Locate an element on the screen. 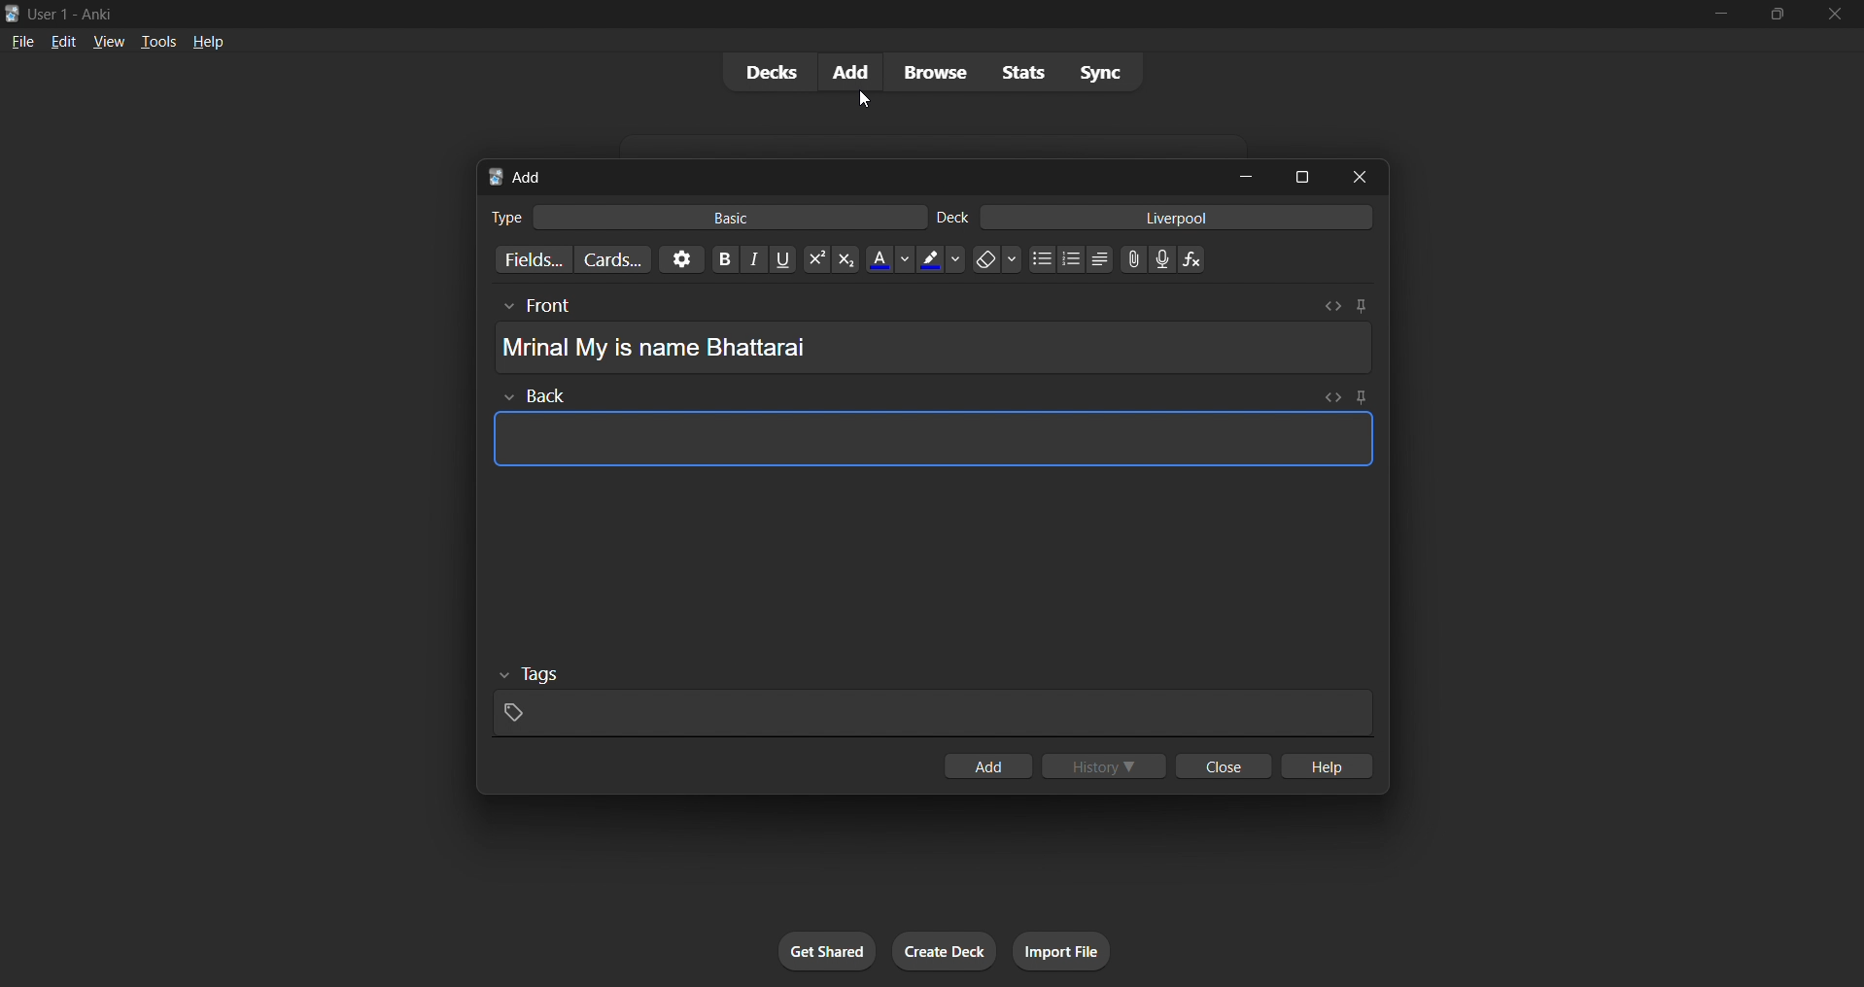 The image size is (1864, 987). sync is located at coordinates (1094, 73).